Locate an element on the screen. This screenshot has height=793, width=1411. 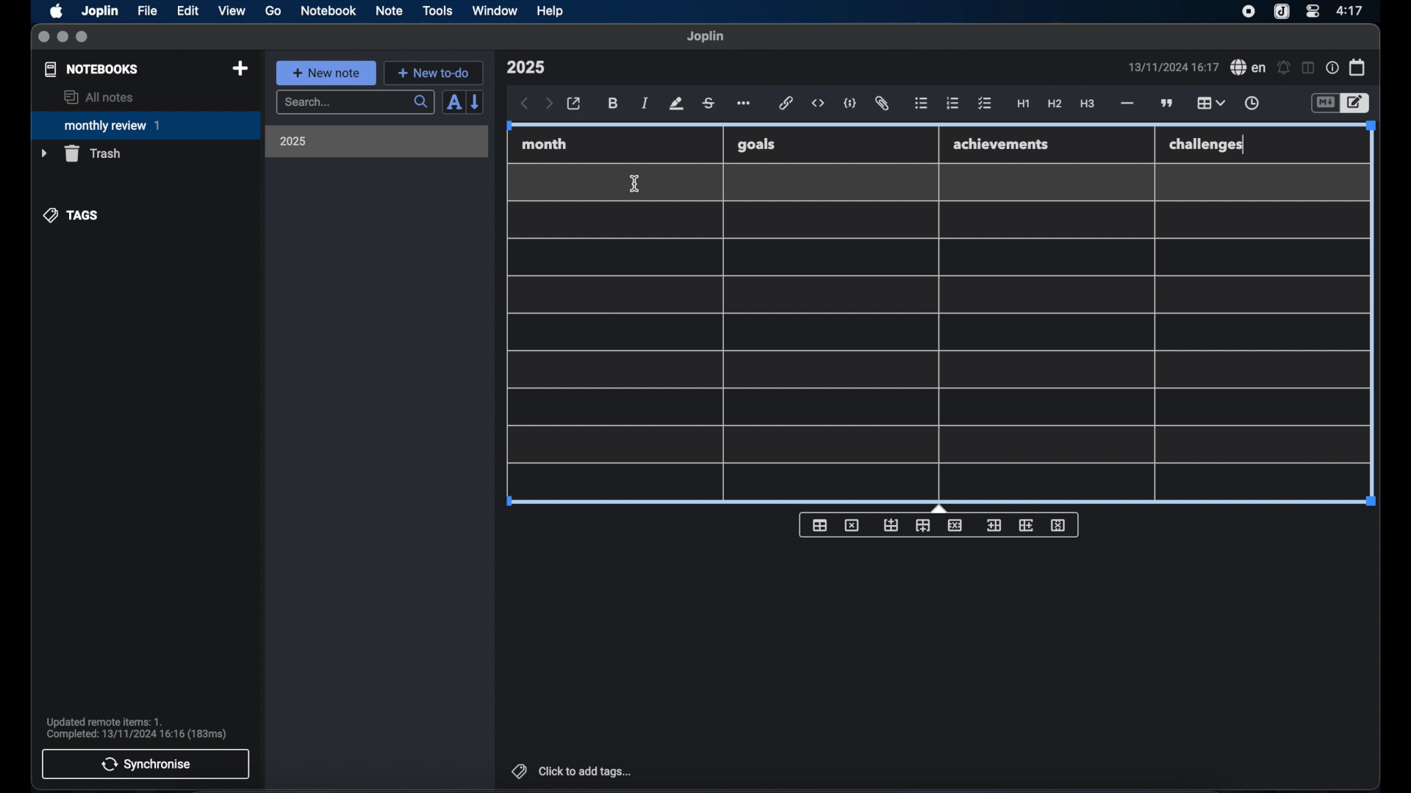
notebook is located at coordinates (328, 11).